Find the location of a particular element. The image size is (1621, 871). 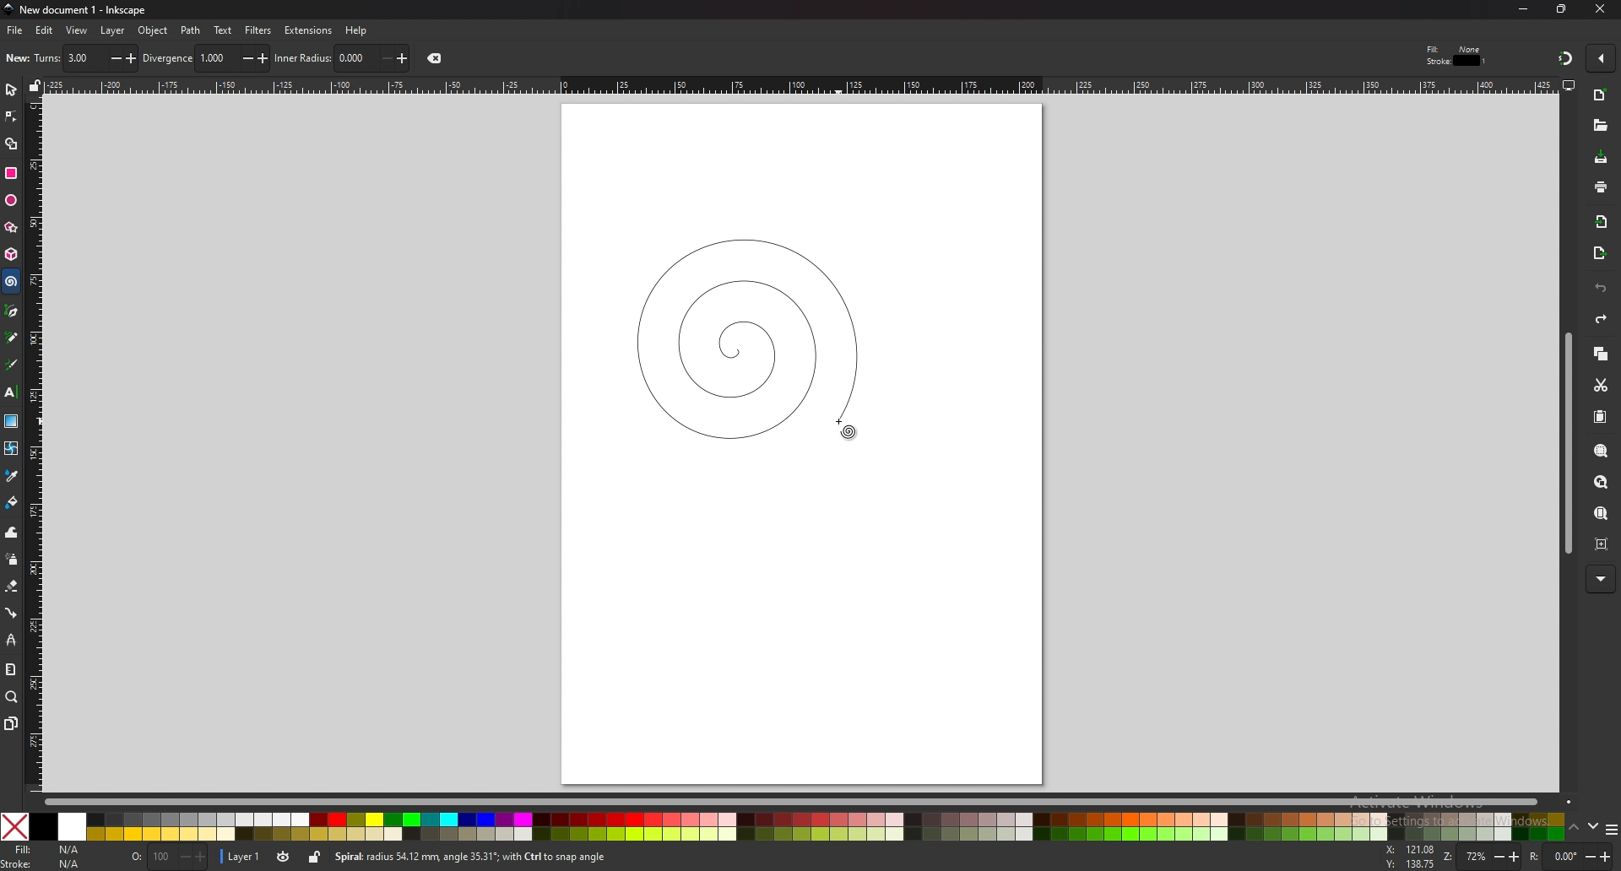

Spiral radius 54.12 mm, angle 33.31%; with Ctrl to snap angle is located at coordinates (476, 857).